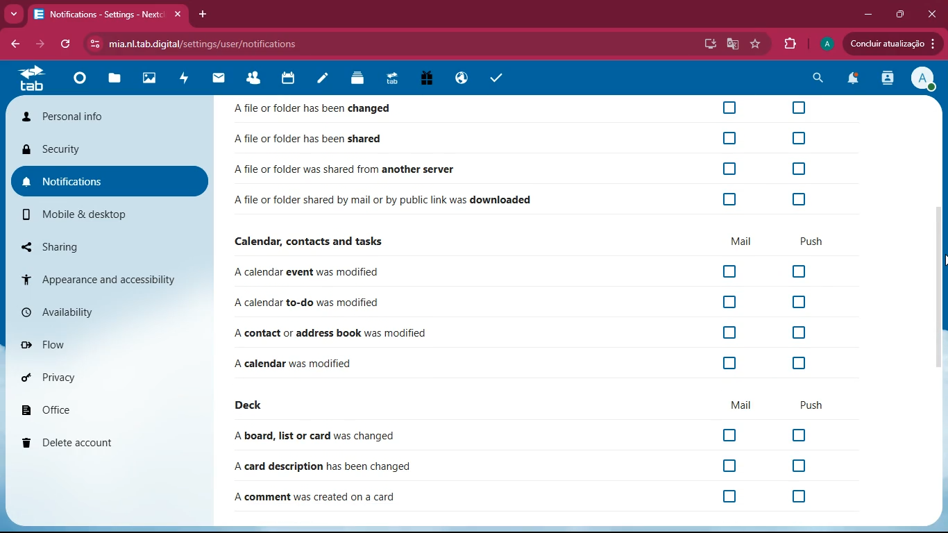  I want to click on files, so click(116, 80).